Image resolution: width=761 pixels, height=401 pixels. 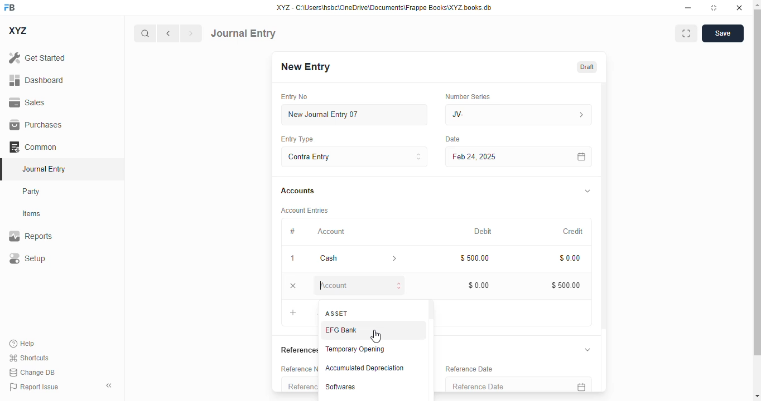 What do you see at coordinates (338, 312) in the screenshot?
I see `asset` at bounding box center [338, 312].